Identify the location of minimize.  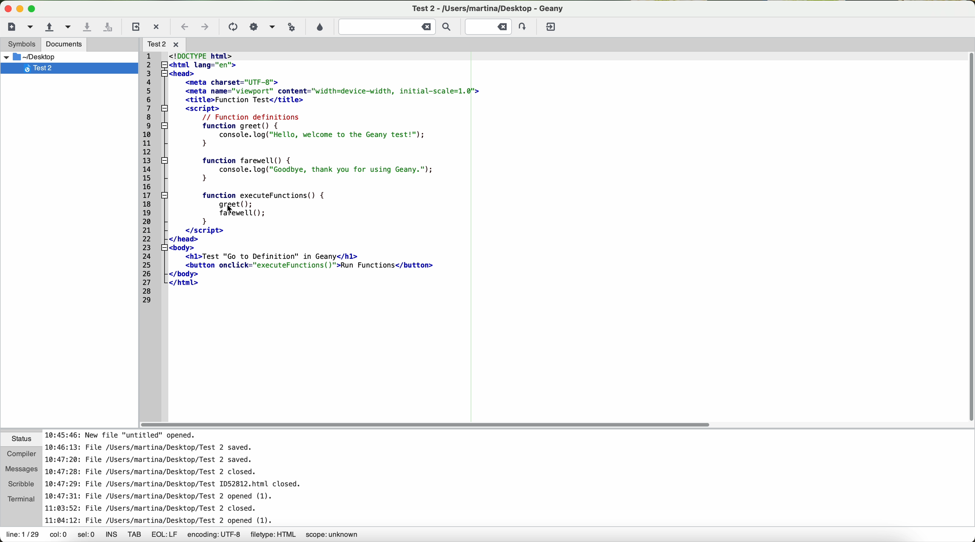
(20, 9).